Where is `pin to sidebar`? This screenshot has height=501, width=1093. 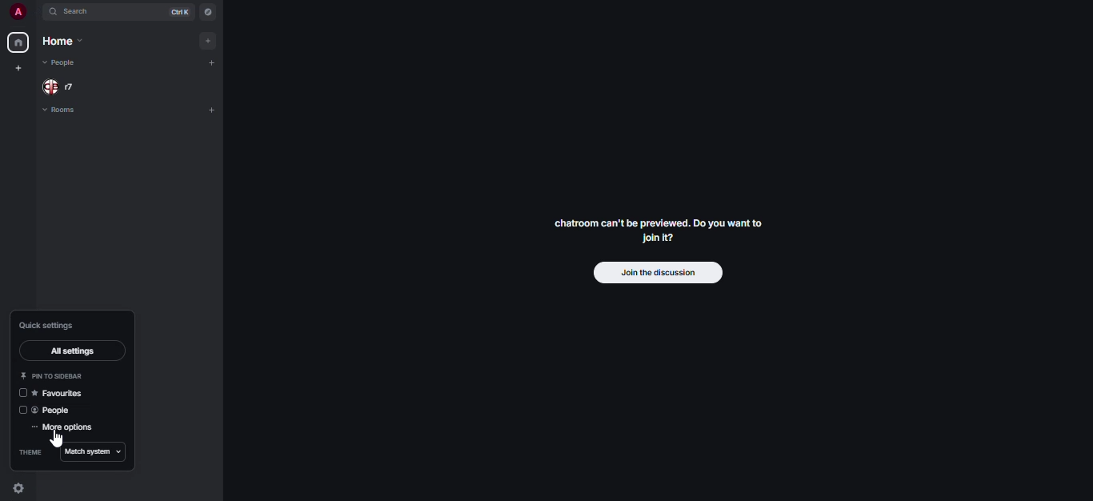 pin to sidebar is located at coordinates (49, 375).